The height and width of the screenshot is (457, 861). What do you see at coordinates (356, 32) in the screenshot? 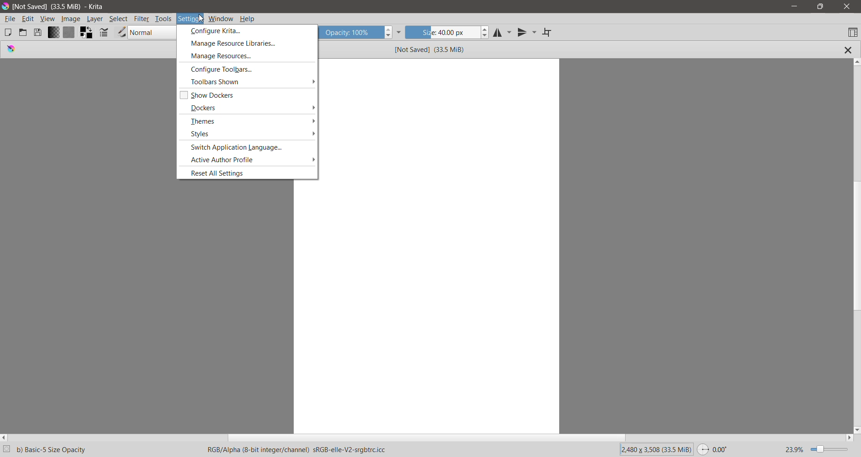
I see `Opacity` at bounding box center [356, 32].